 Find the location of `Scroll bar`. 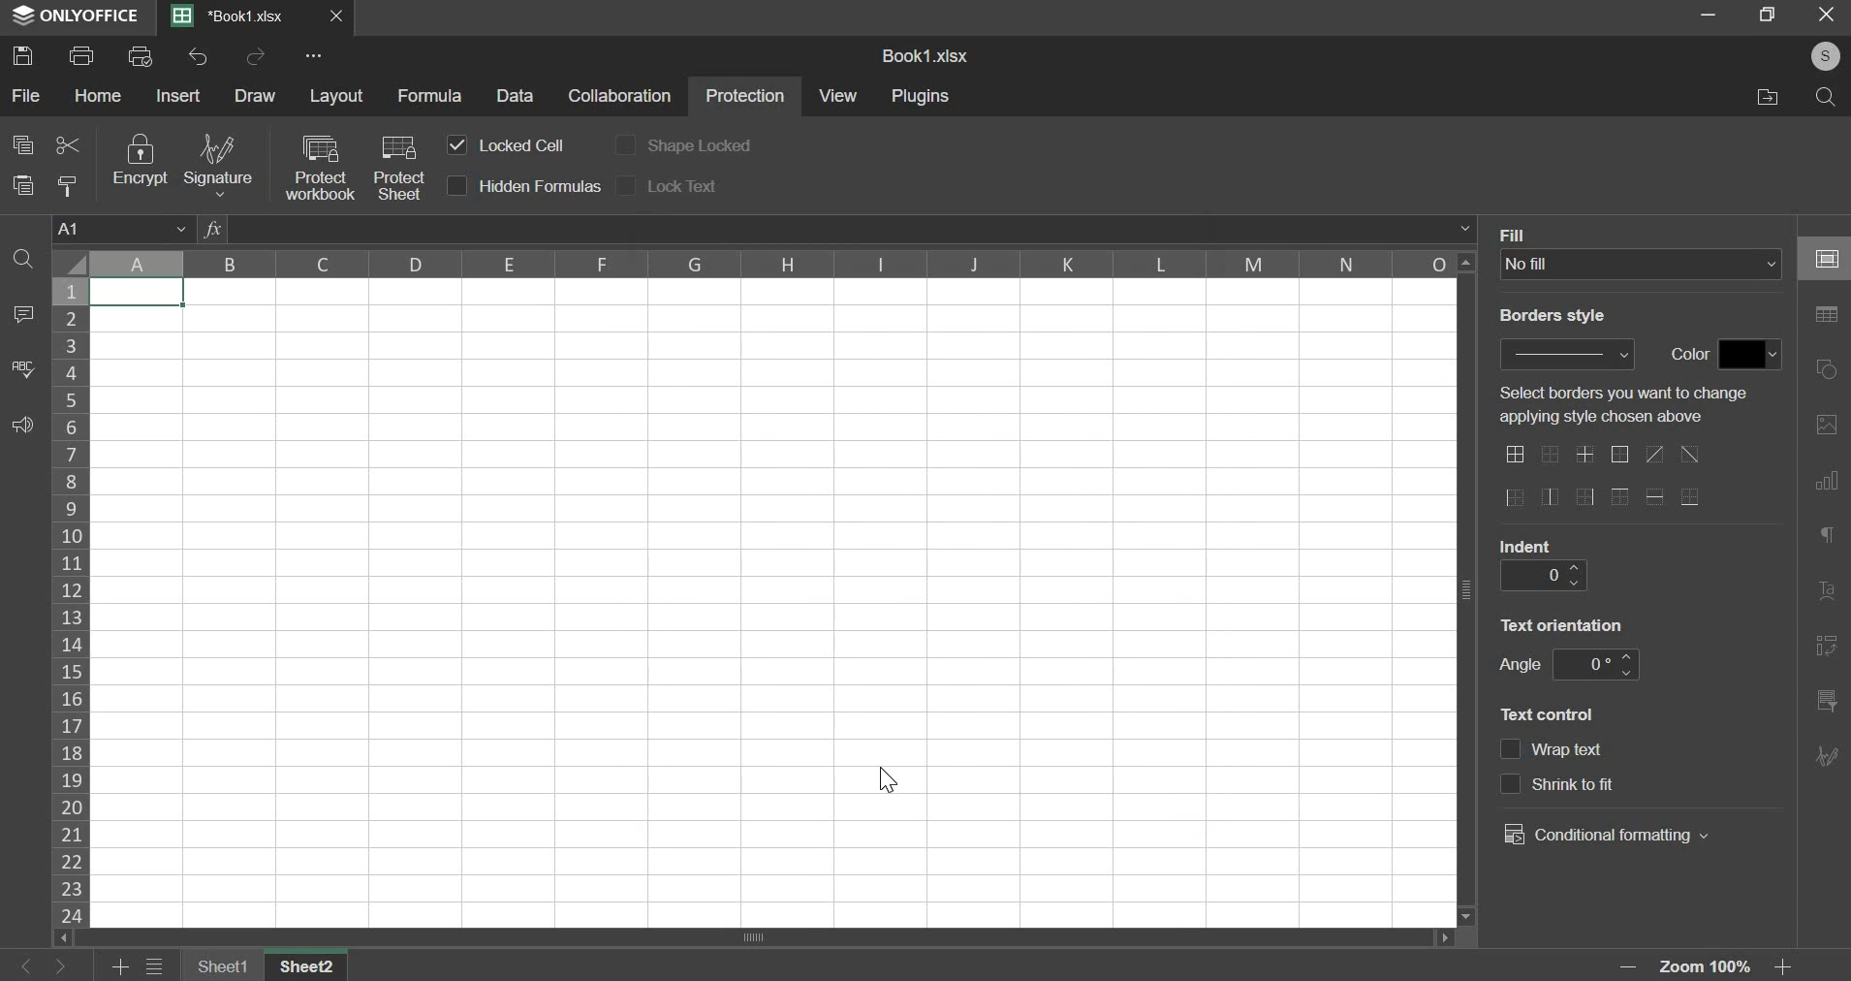

Scroll bar is located at coordinates (1467, 589).